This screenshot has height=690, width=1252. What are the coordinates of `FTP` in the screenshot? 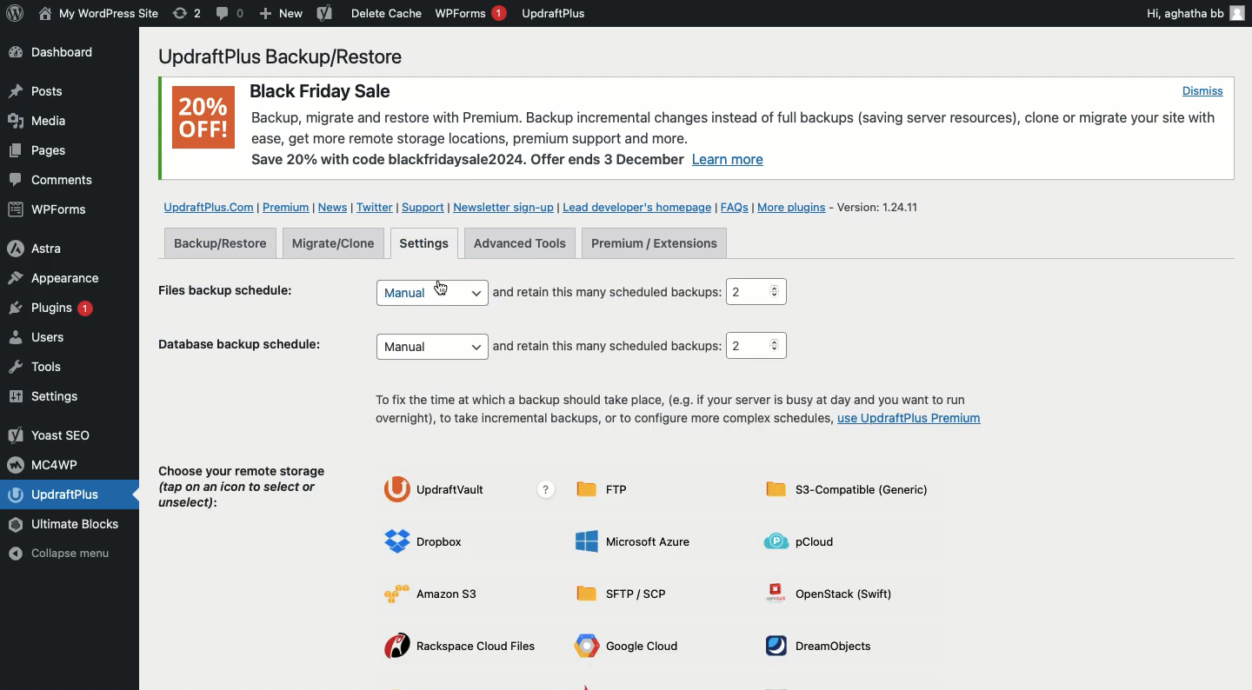 It's located at (609, 489).